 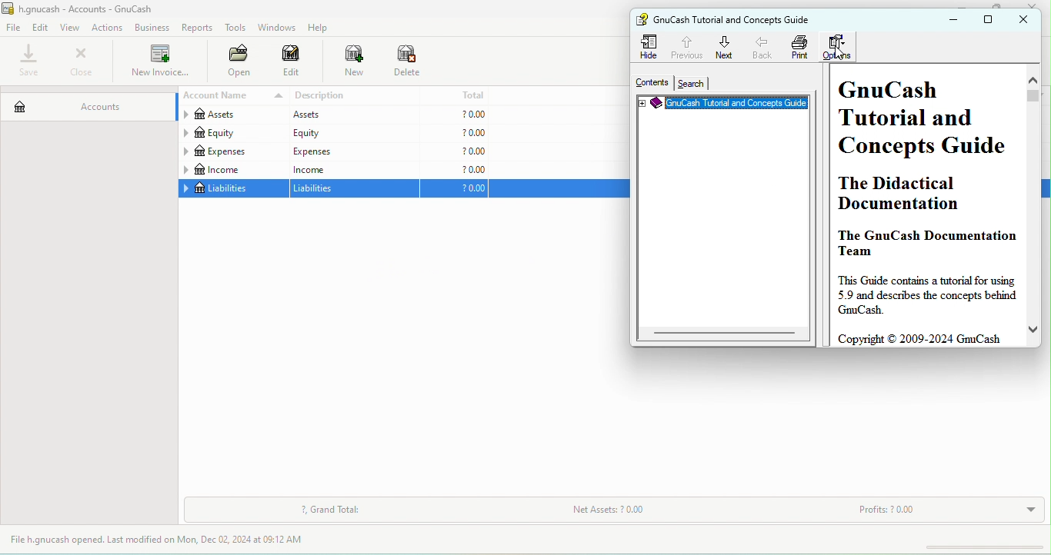 I want to click on previous, so click(x=686, y=45).